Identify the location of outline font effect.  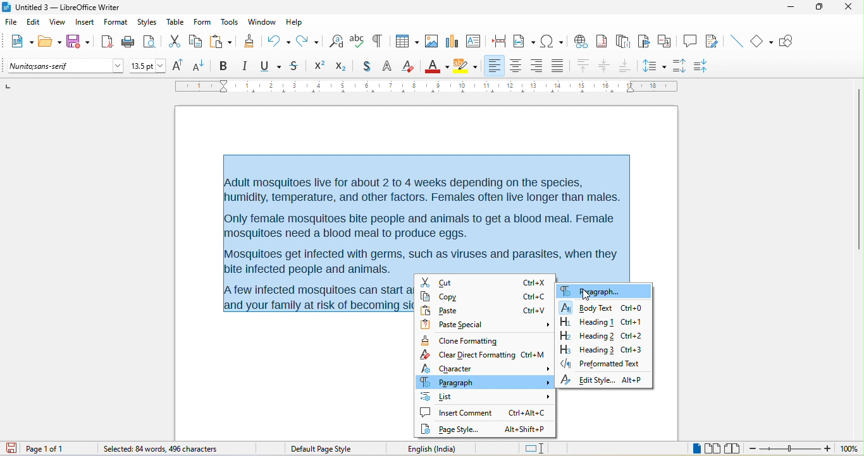
(388, 67).